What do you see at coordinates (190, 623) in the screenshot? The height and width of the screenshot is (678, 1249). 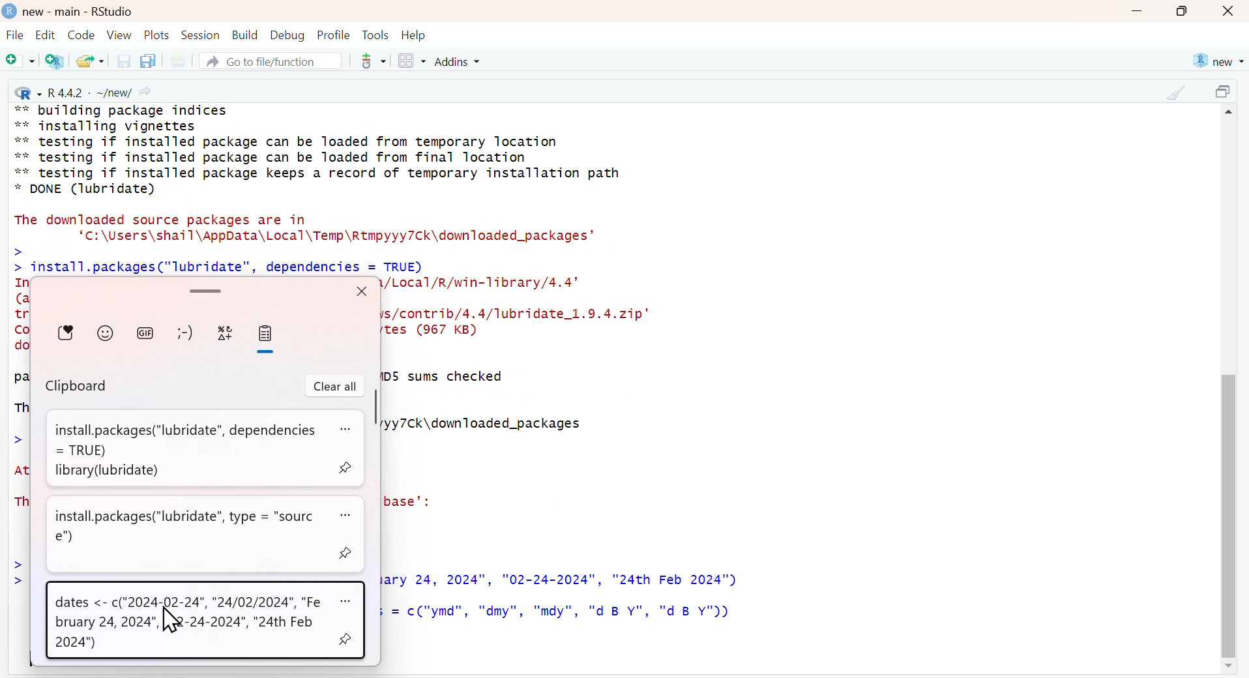 I see `dates <- ¢("2024-02-24", "24/02/2024", "Fe
bruary 24, 2024", "02-24-2024", "24th Feb
2024")` at bounding box center [190, 623].